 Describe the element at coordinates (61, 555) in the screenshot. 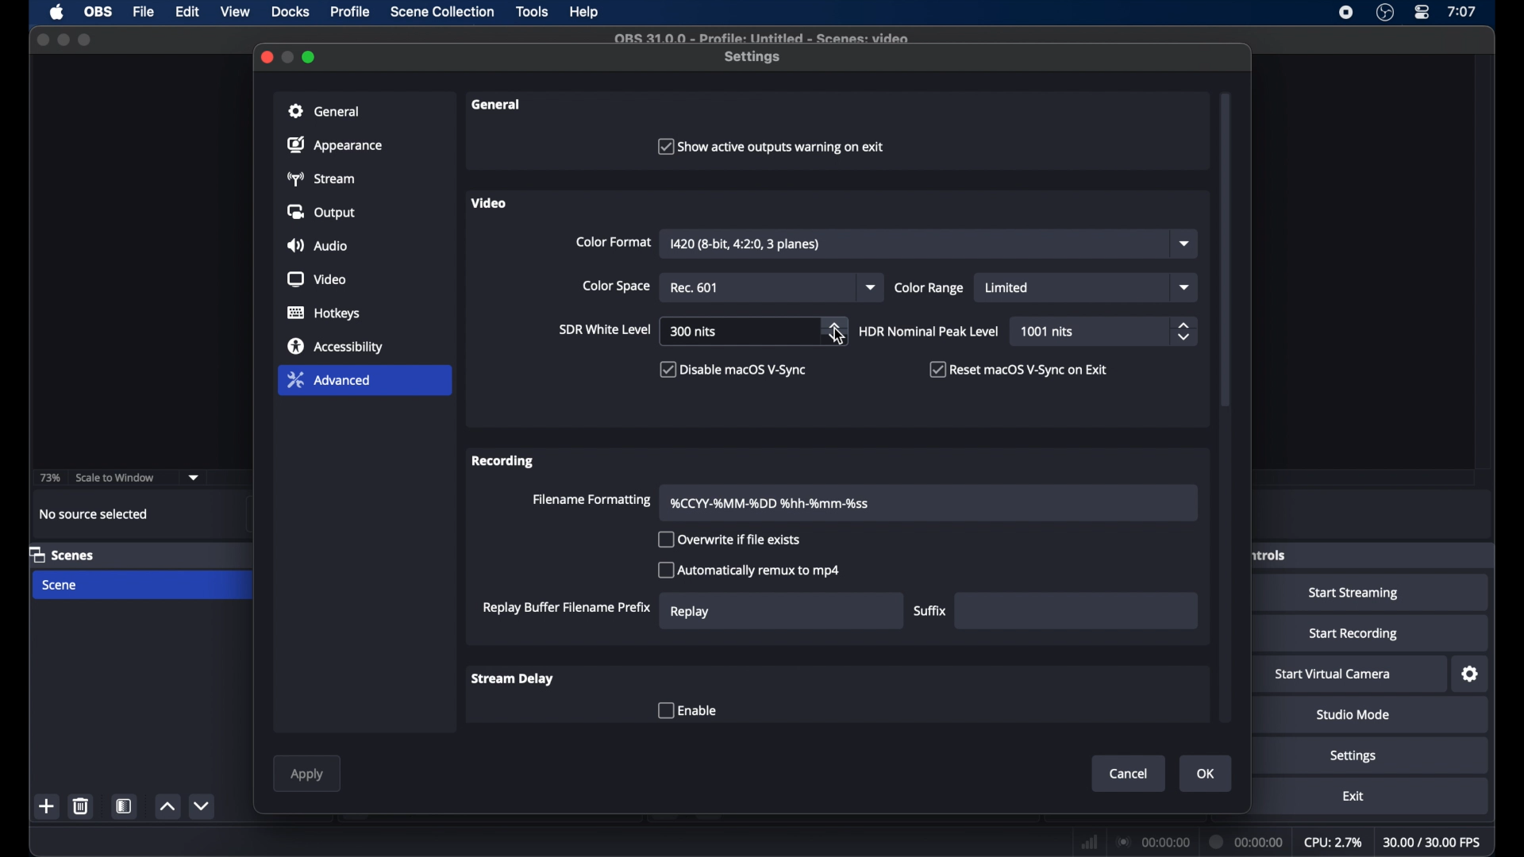

I see `scenes` at that location.